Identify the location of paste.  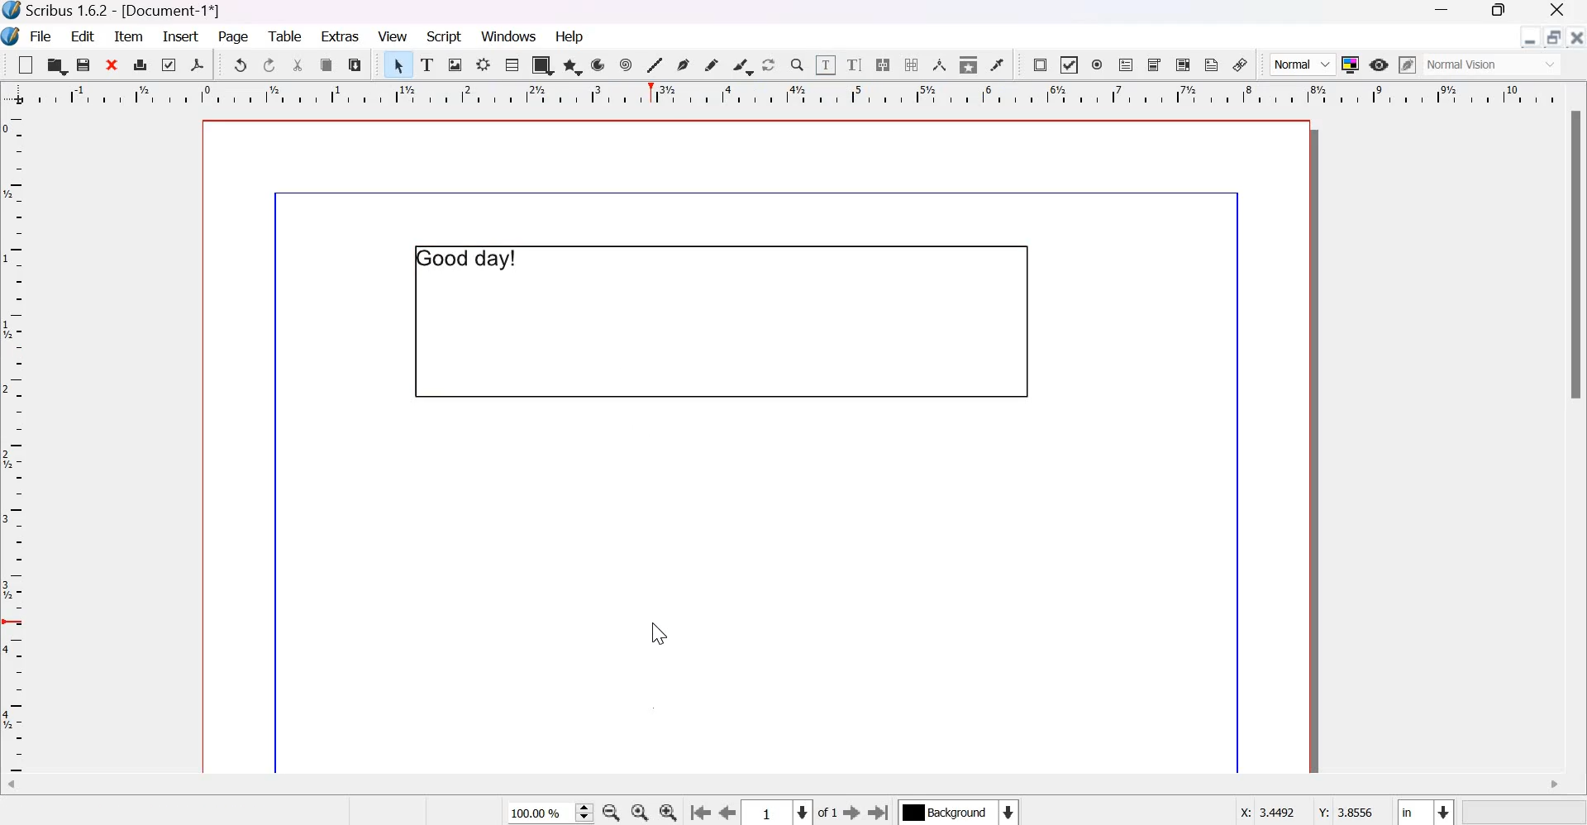
(355, 64).